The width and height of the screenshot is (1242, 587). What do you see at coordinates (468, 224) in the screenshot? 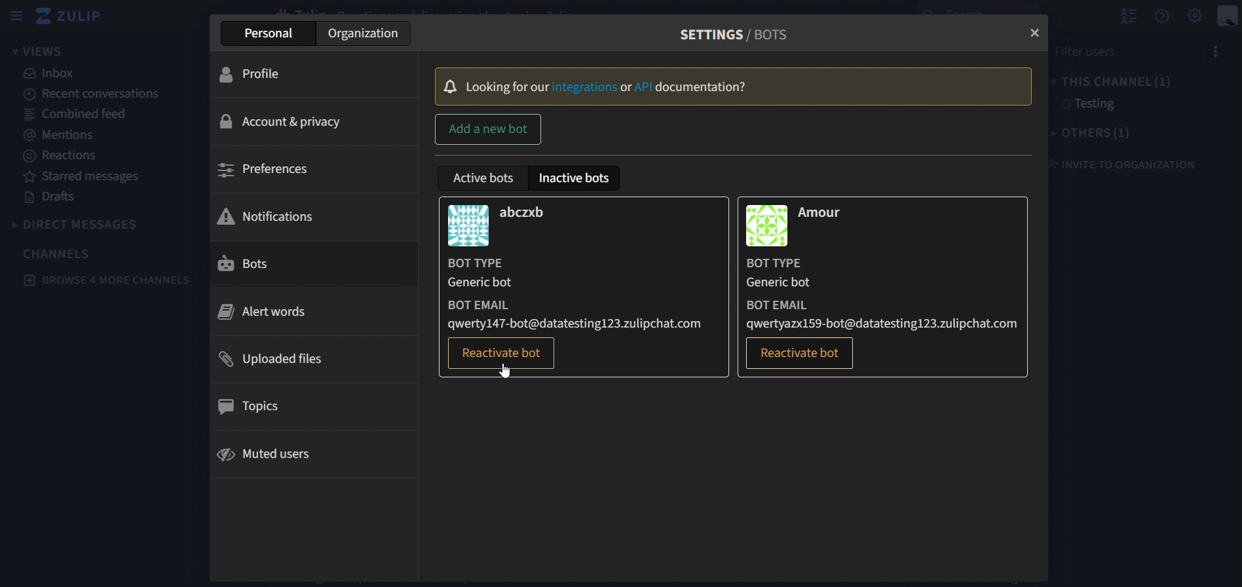
I see `image` at bounding box center [468, 224].